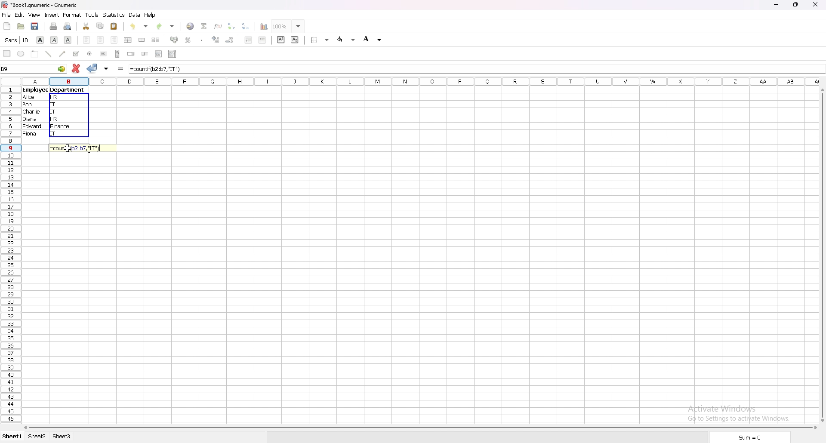 The width and height of the screenshot is (826, 443). What do you see at coordinates (55, 120) in the screenshot?
I see `HR` at bounding box center [55, 120].